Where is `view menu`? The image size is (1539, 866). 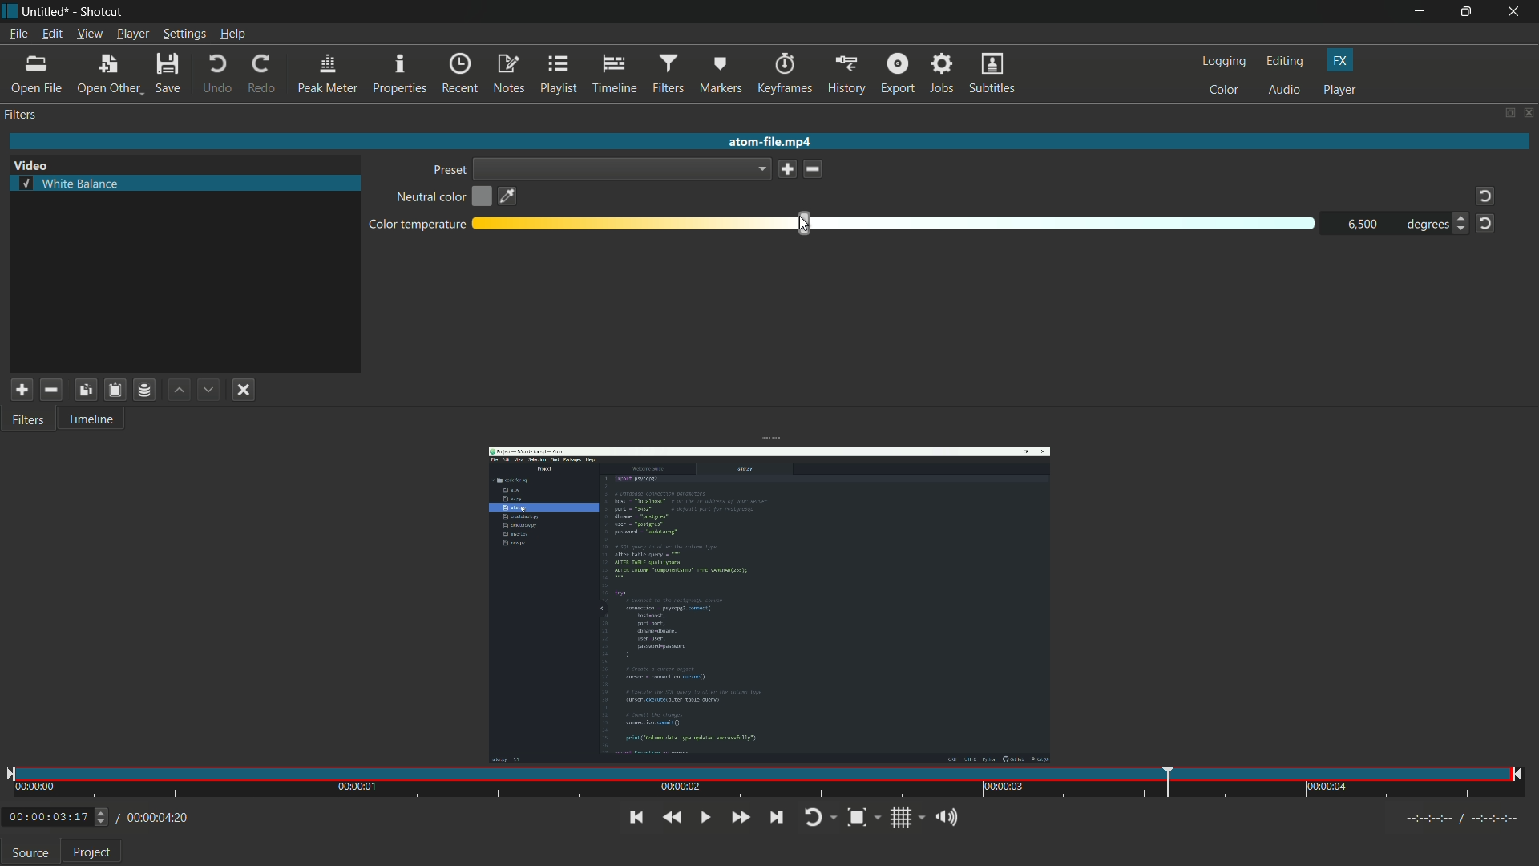
view menu is located at coordinates (89, 34).